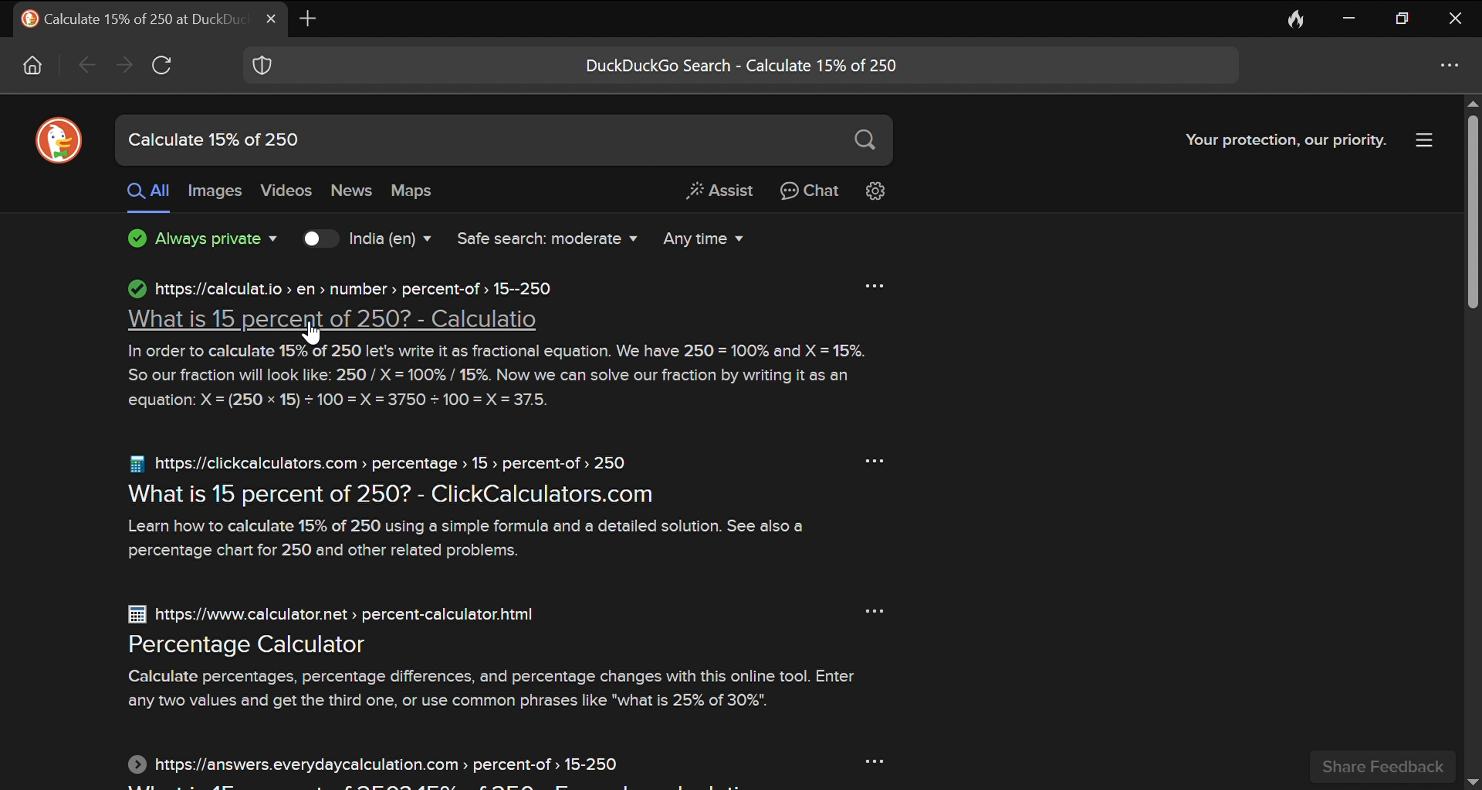 Image resolution: width=1482 pixels, height=790 pixels. What do you see at coordinates (163, 64) in the screenshot?
I see `Reload` at bounding box center [163, 64].